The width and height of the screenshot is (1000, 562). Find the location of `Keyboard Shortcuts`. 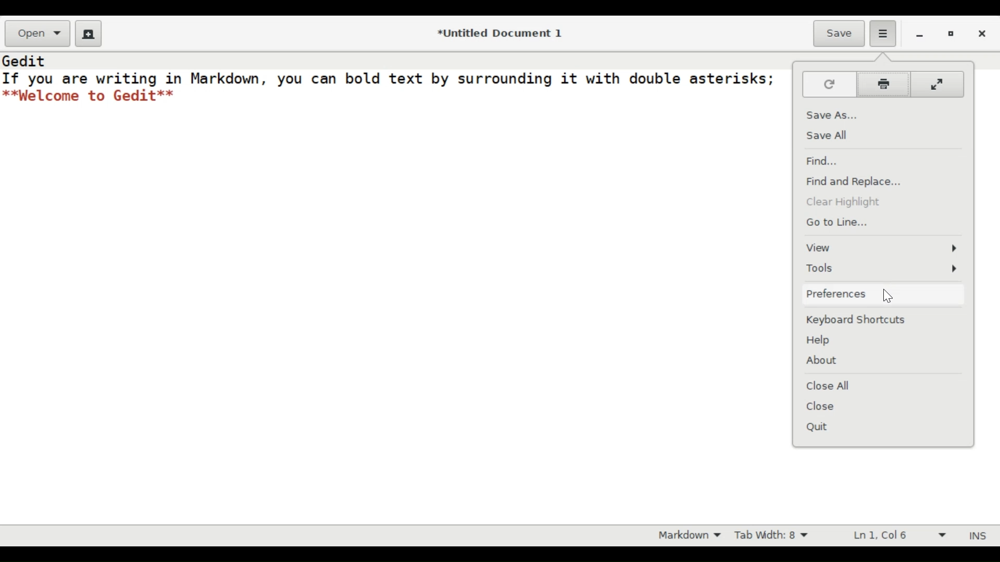

Keyboard Shortcuts is located at coordinates (858, 319).